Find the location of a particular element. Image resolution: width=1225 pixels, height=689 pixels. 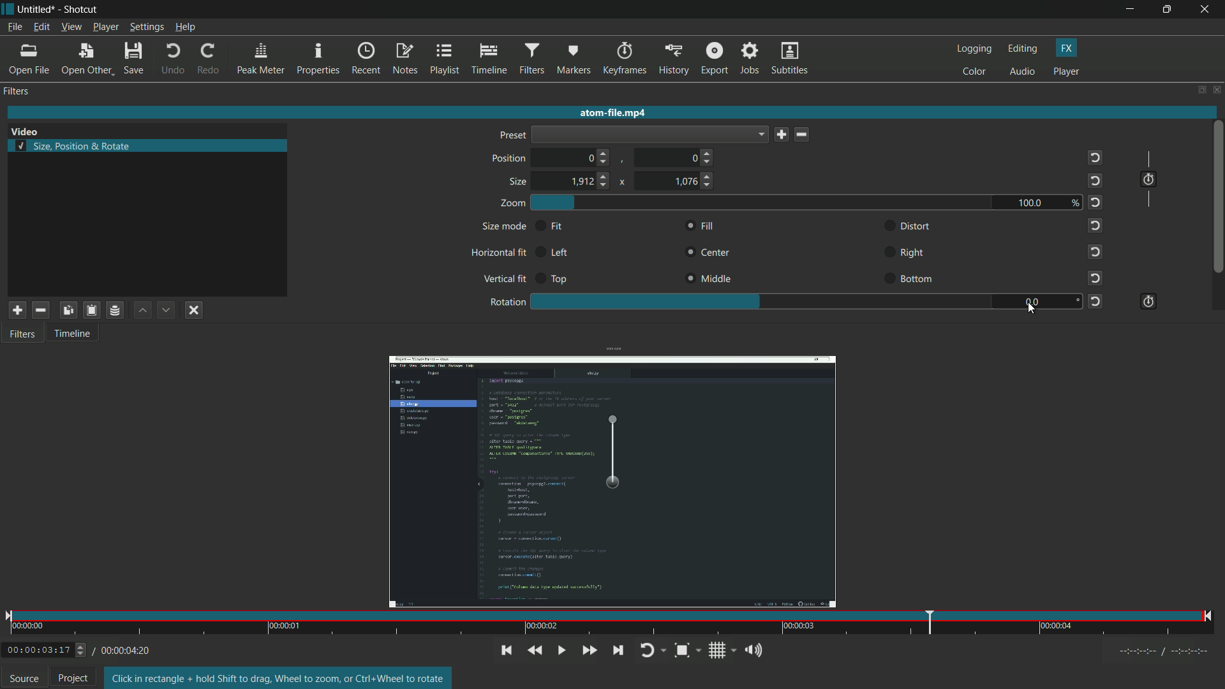

timecodes is located at coordinates (1165, 653).